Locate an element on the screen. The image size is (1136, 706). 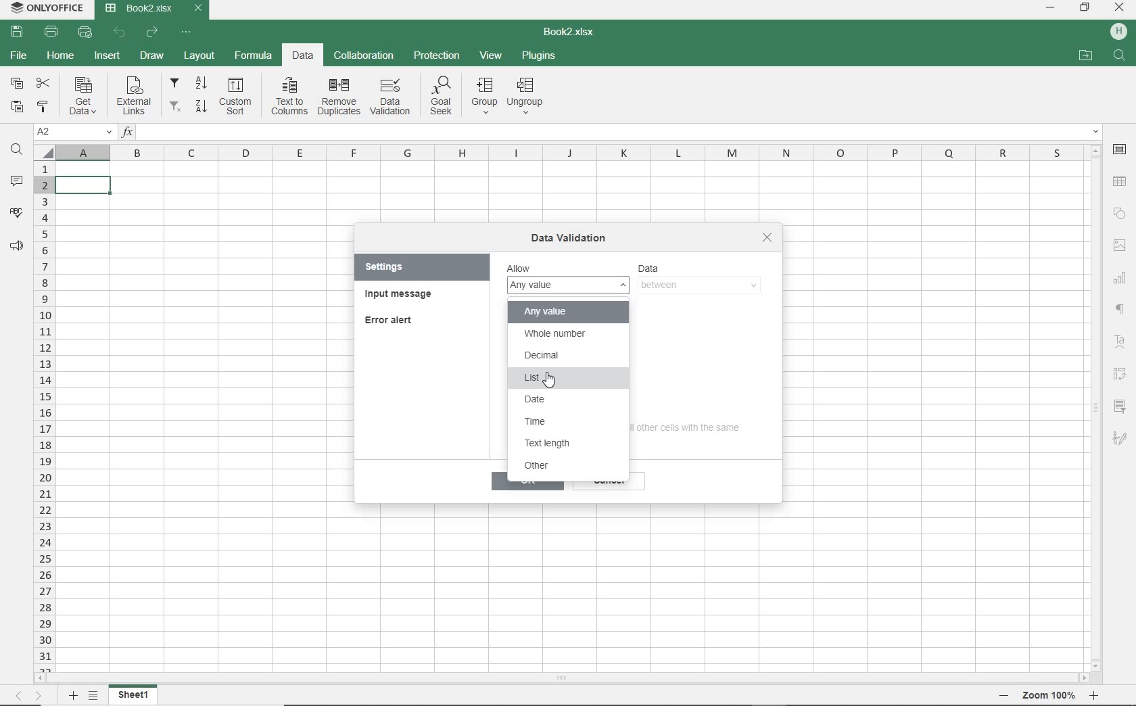
INSERT FUNCTION is located at coordinates (611, 131).